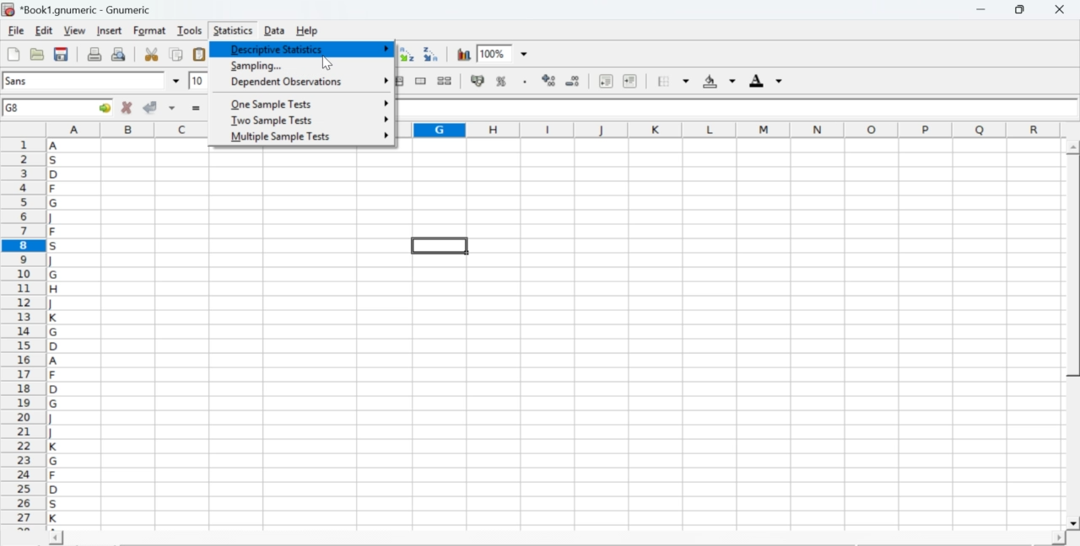  I want to click on sum in current cell, so click(360, 53).